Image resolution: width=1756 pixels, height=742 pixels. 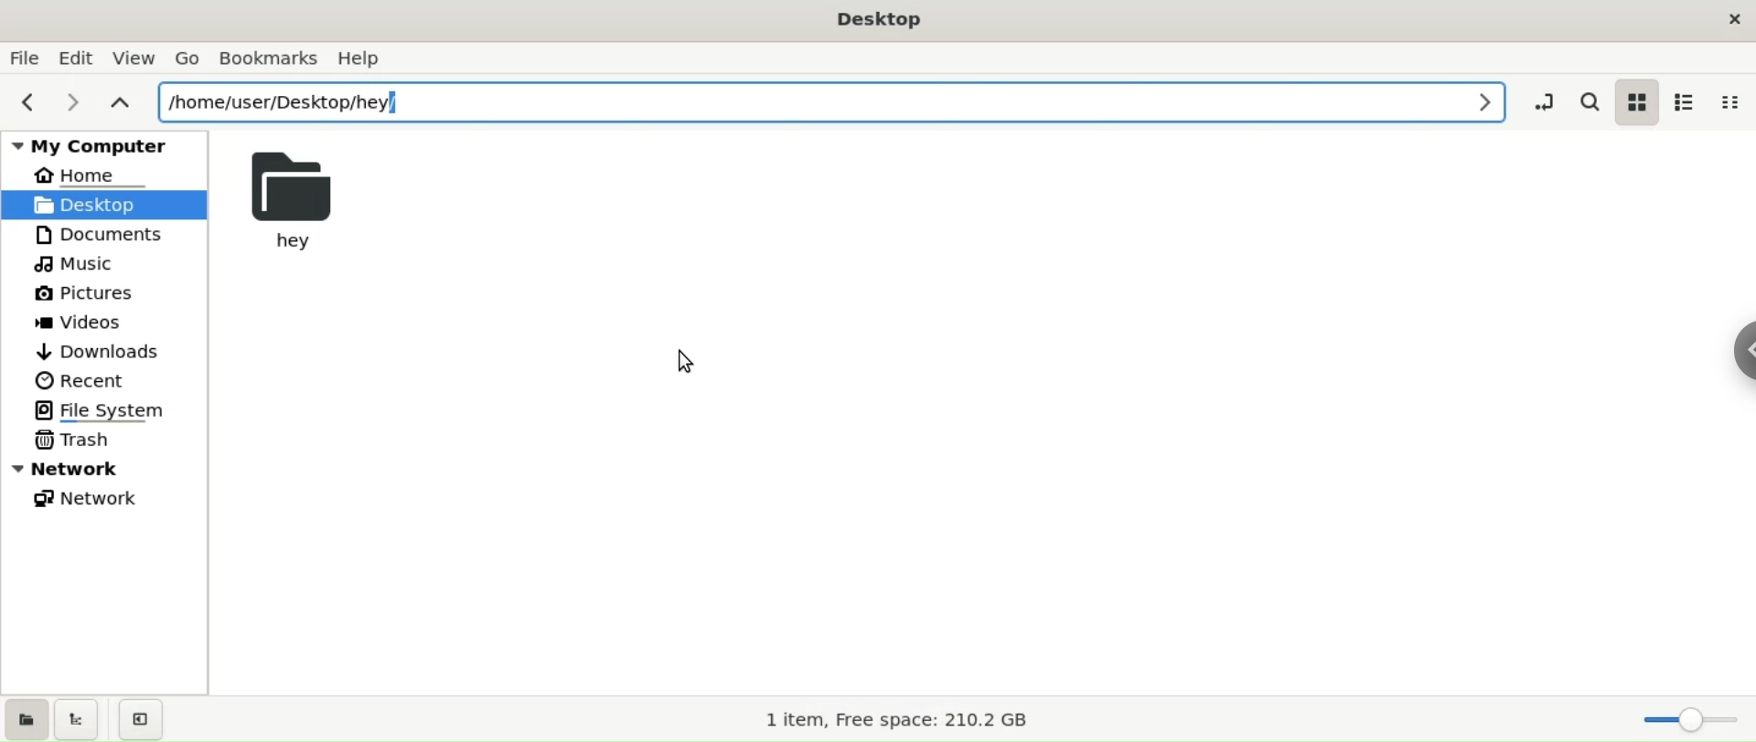 What do you see at coordinates (187, 58) in the screenshot?
I see `go` at bounding box center [187, 58].